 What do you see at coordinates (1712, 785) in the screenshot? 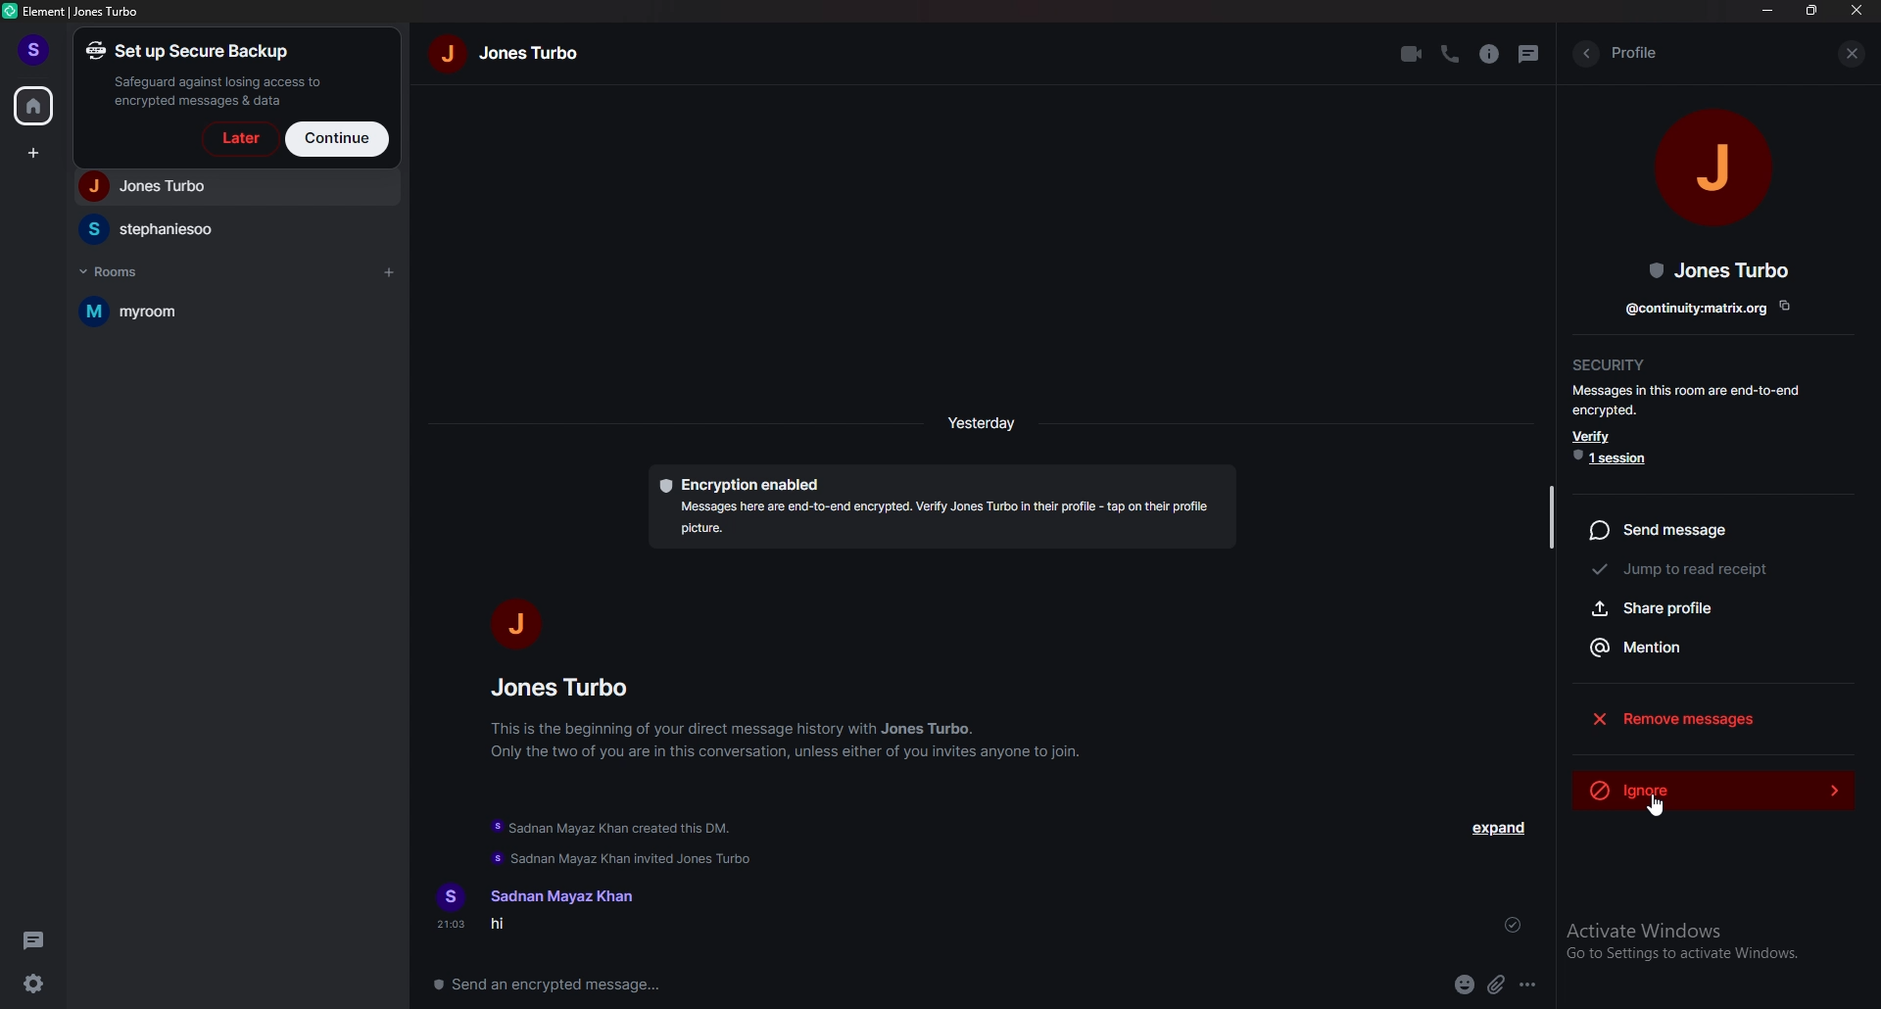
I see `ignore` at bounding box center [1712, 785].